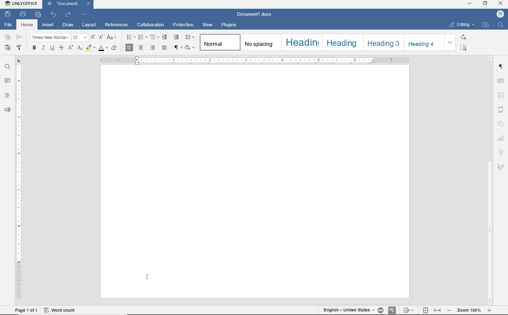 The image size is (508, 315). Describe the element at coordinates (392, 311) in the screenshot. I see `spell check` at that location.